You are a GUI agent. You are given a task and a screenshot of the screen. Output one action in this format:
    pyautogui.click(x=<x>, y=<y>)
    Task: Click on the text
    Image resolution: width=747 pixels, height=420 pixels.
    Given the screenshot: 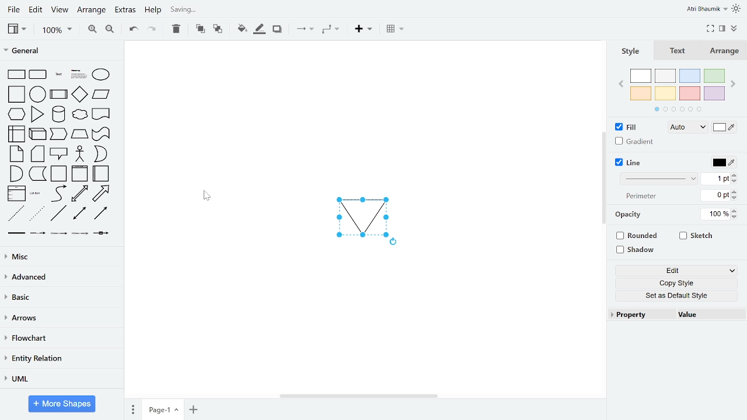 What is the action you would take?
    pyautogui.click(x=58, y=75)
    